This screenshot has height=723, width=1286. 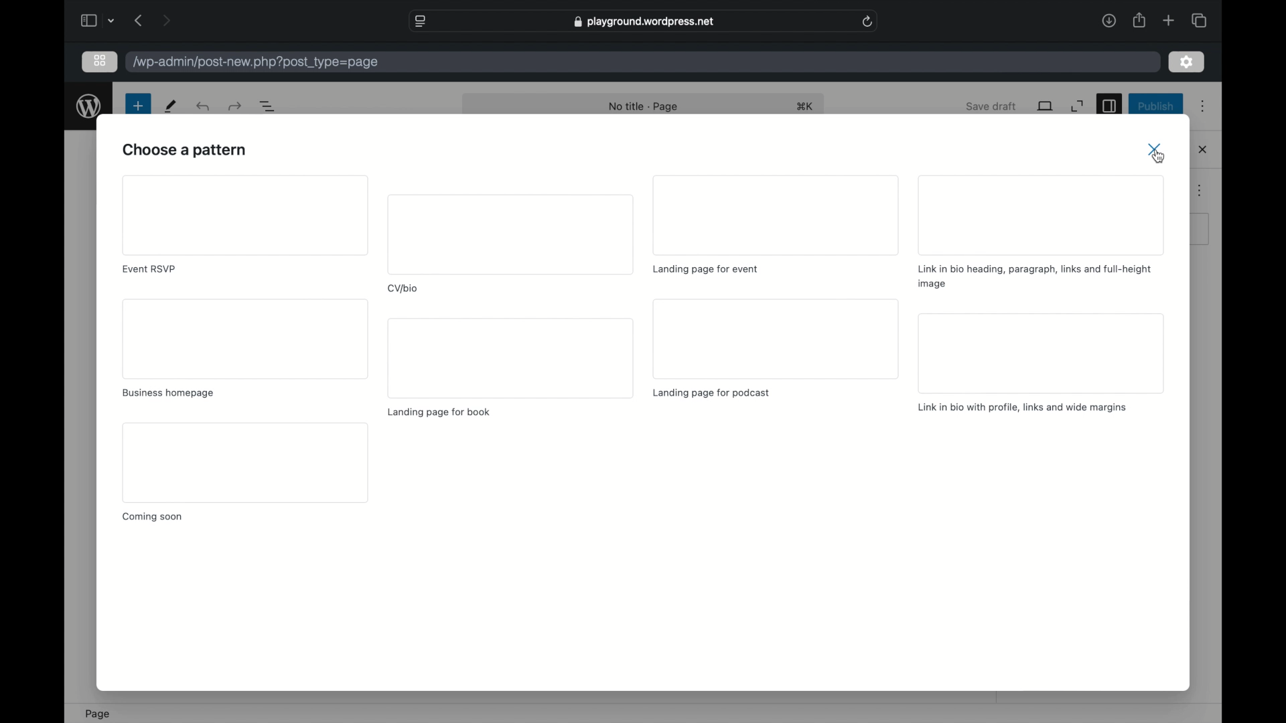 What do you see at coordinates (1169, 21) in the screenshot?
I see `new tab` at bounding box center [1169, 21].